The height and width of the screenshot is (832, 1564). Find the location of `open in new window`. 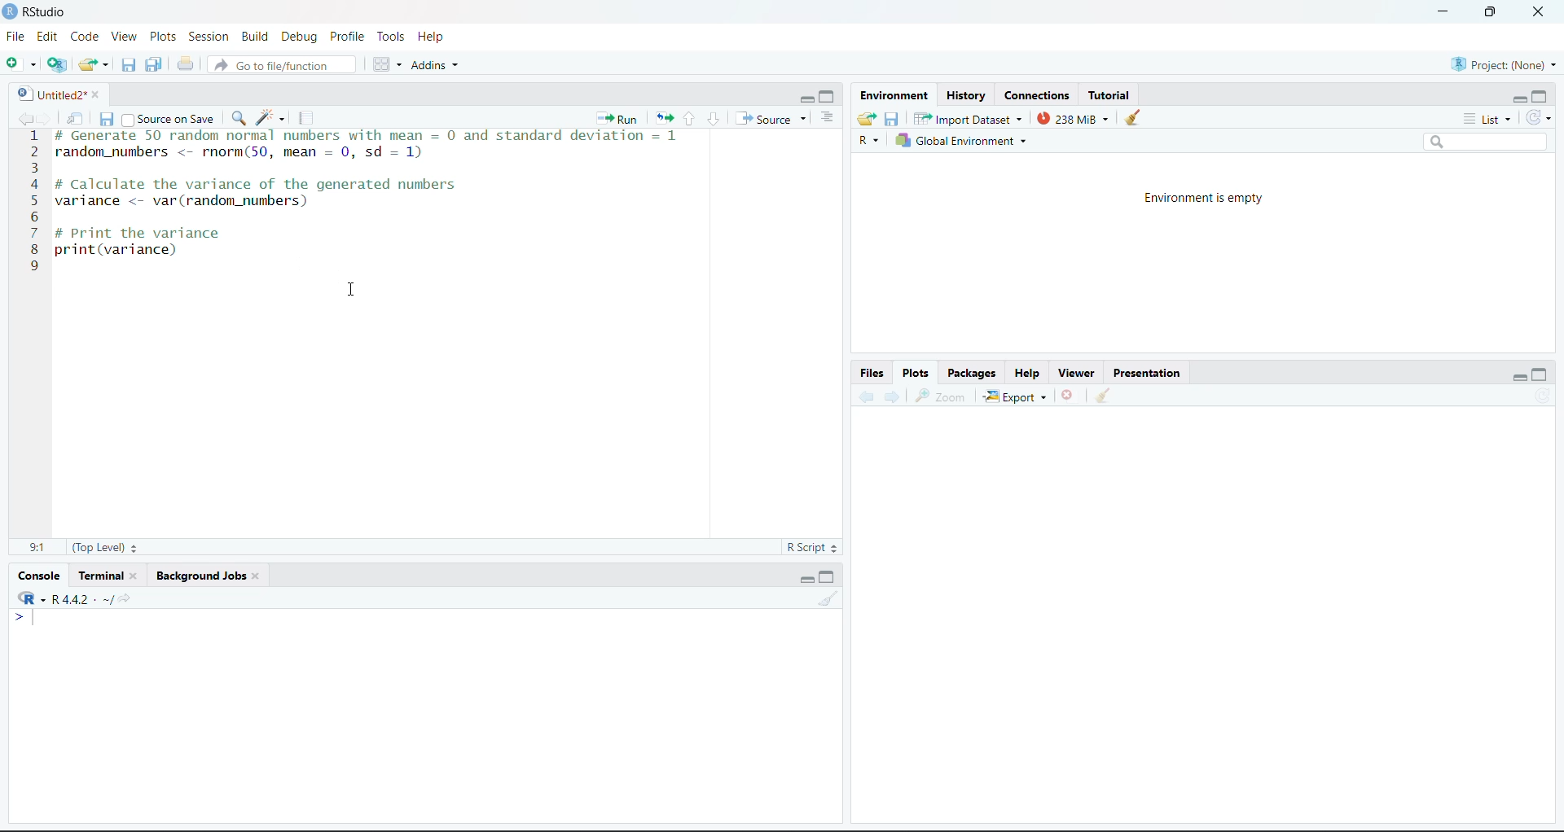

open in new window is located at coordinates (76, 118).